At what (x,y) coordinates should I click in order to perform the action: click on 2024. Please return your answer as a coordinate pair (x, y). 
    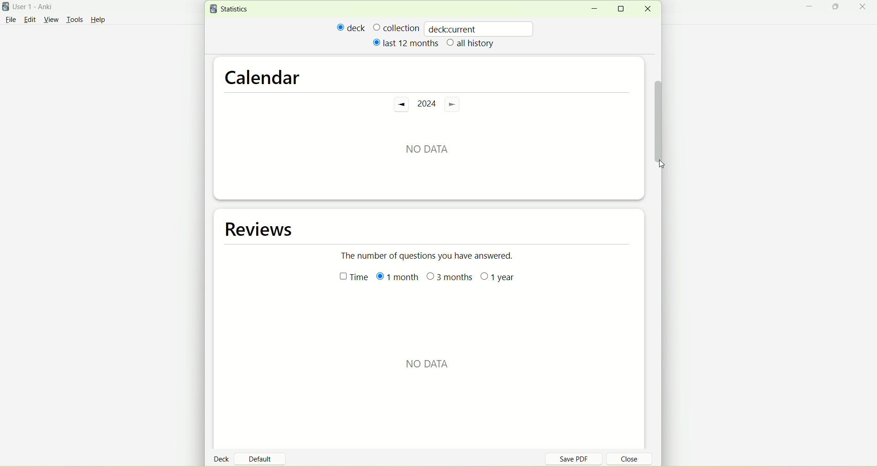
    Looking at the image, I should click on (426, 105).